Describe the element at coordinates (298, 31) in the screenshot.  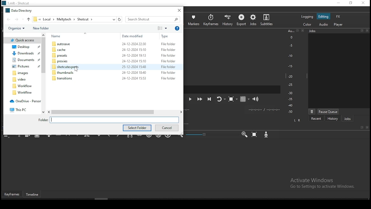
I see `Bookmark` at that location.